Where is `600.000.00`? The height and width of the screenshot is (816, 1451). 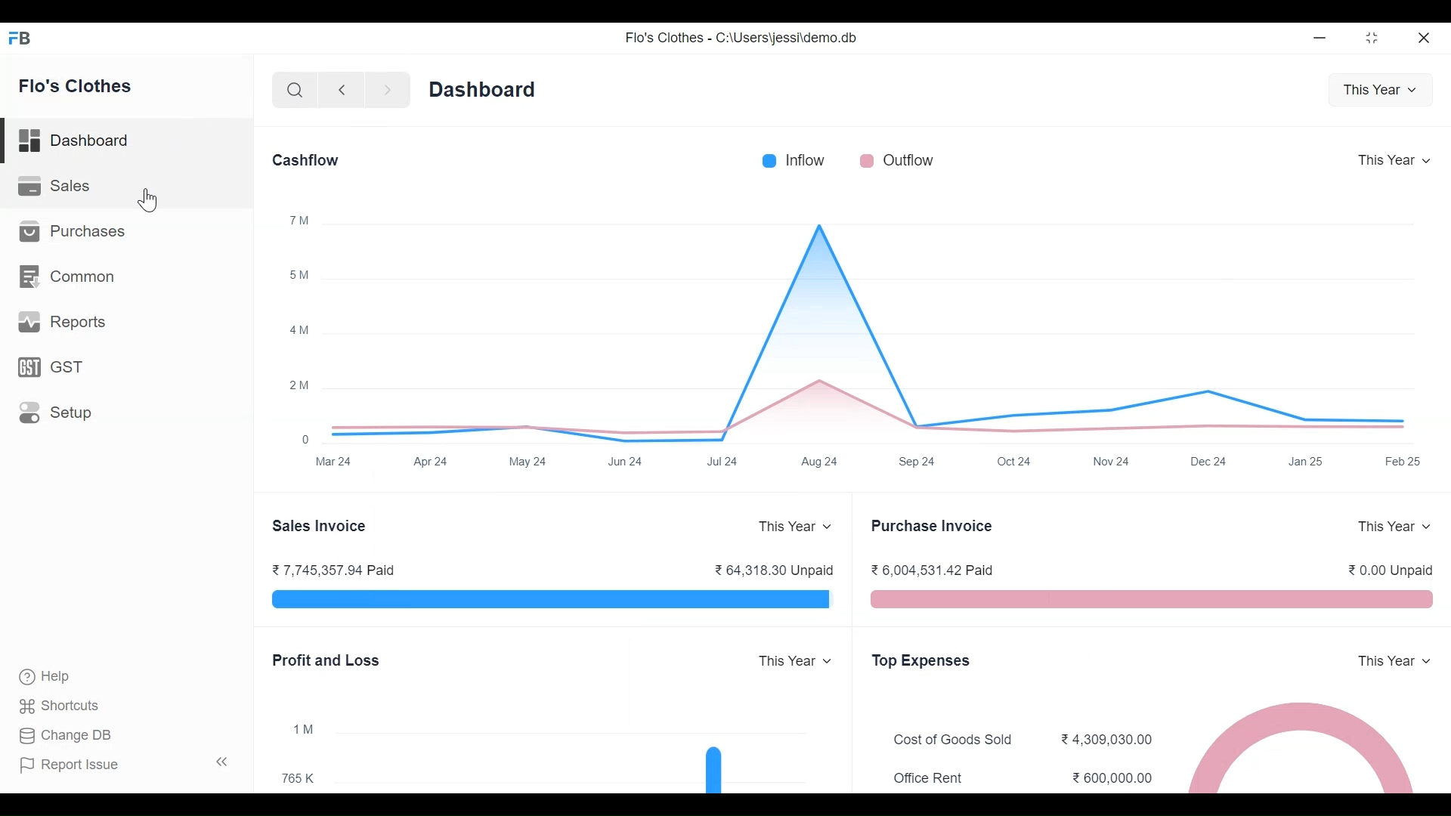 600.000.00 is located at coordinates (1111, 777).